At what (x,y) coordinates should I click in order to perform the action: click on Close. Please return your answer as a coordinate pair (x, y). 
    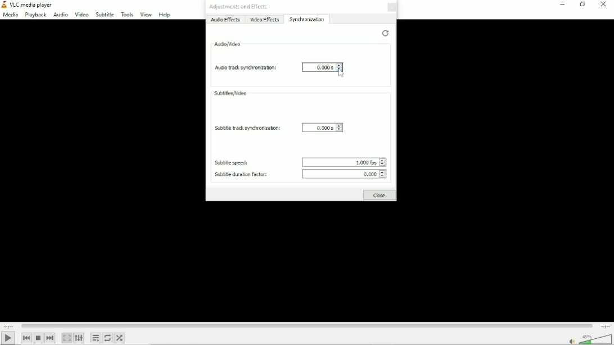
    Looking at the image, I should click on (379, 196).